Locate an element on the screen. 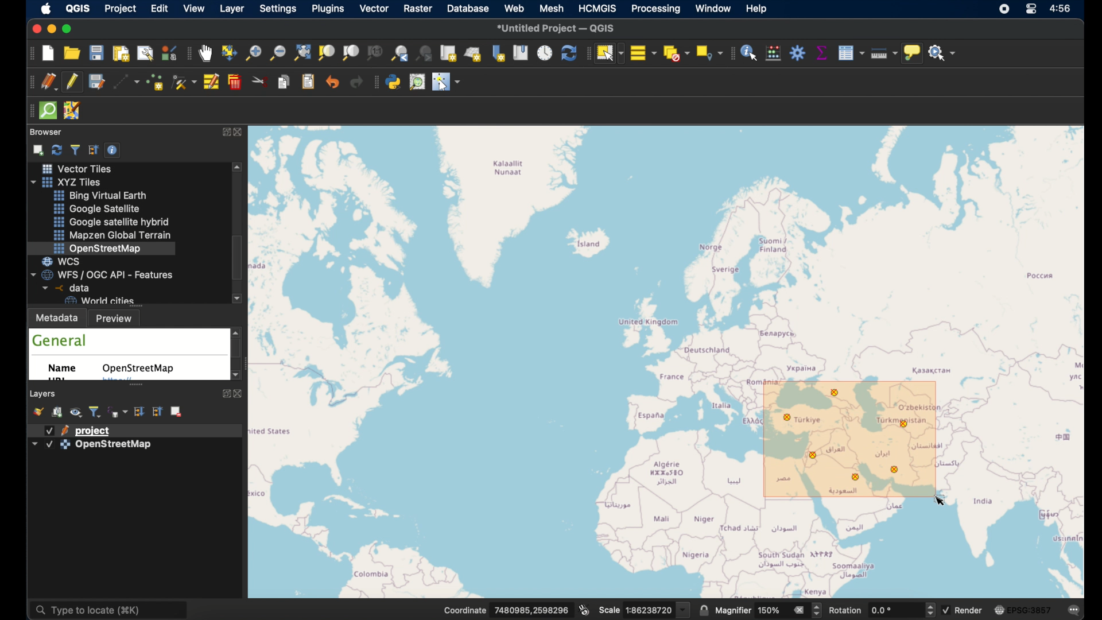 The image size is (1102, 620). metadata is located at coordinates (57, 317).